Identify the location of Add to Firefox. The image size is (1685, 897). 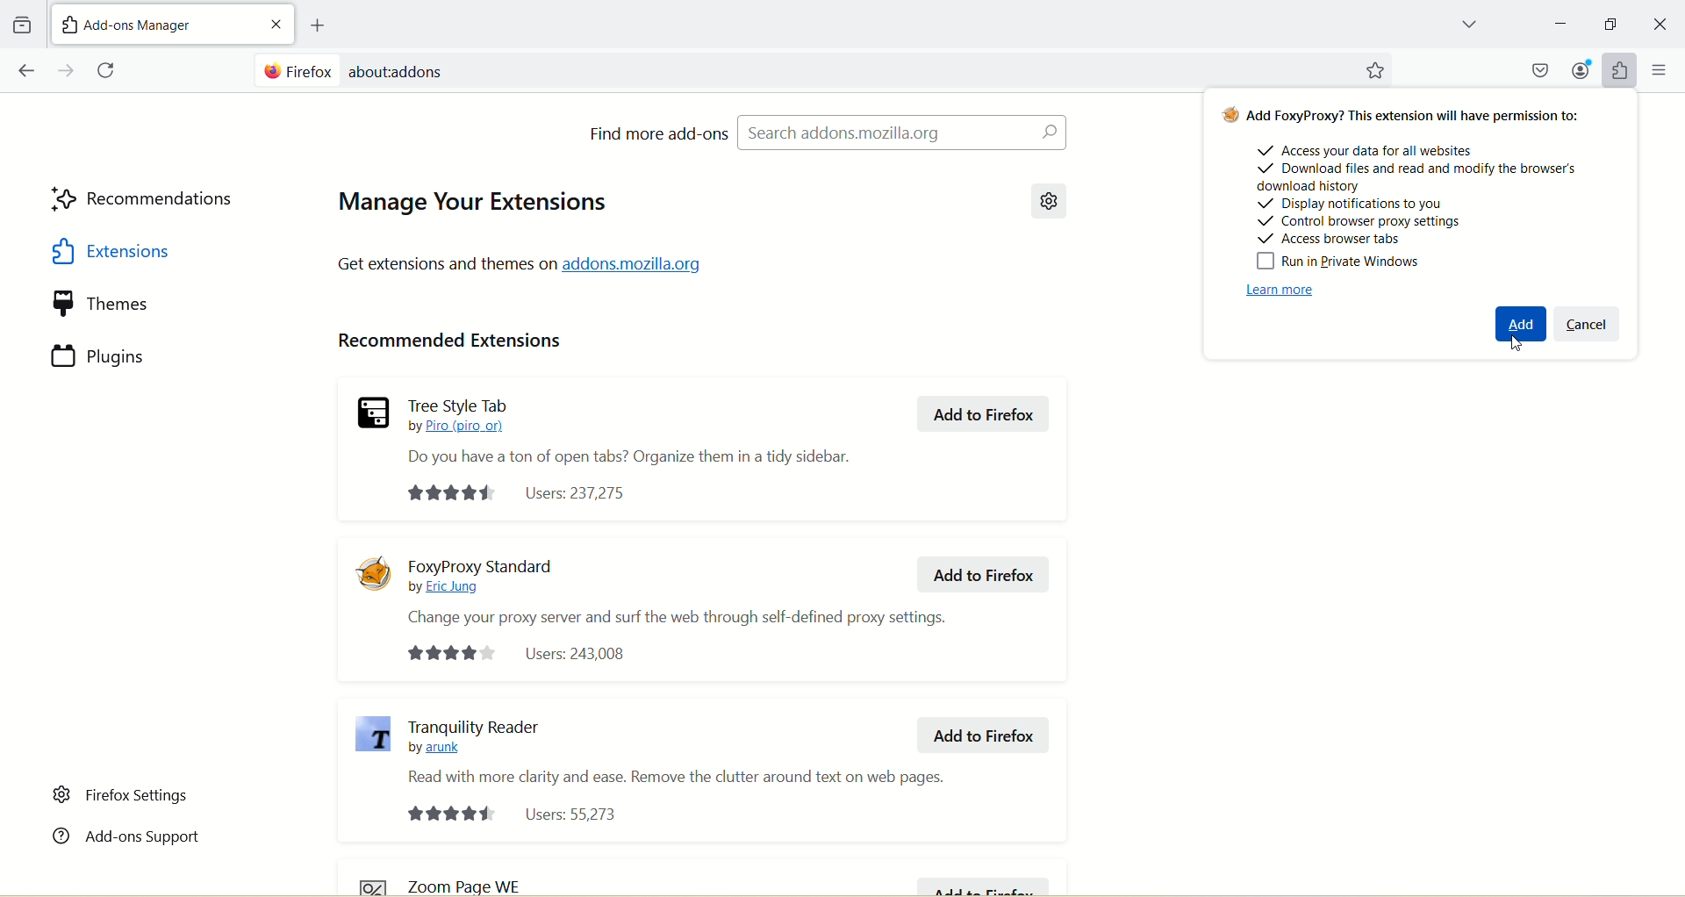
(982, 885).